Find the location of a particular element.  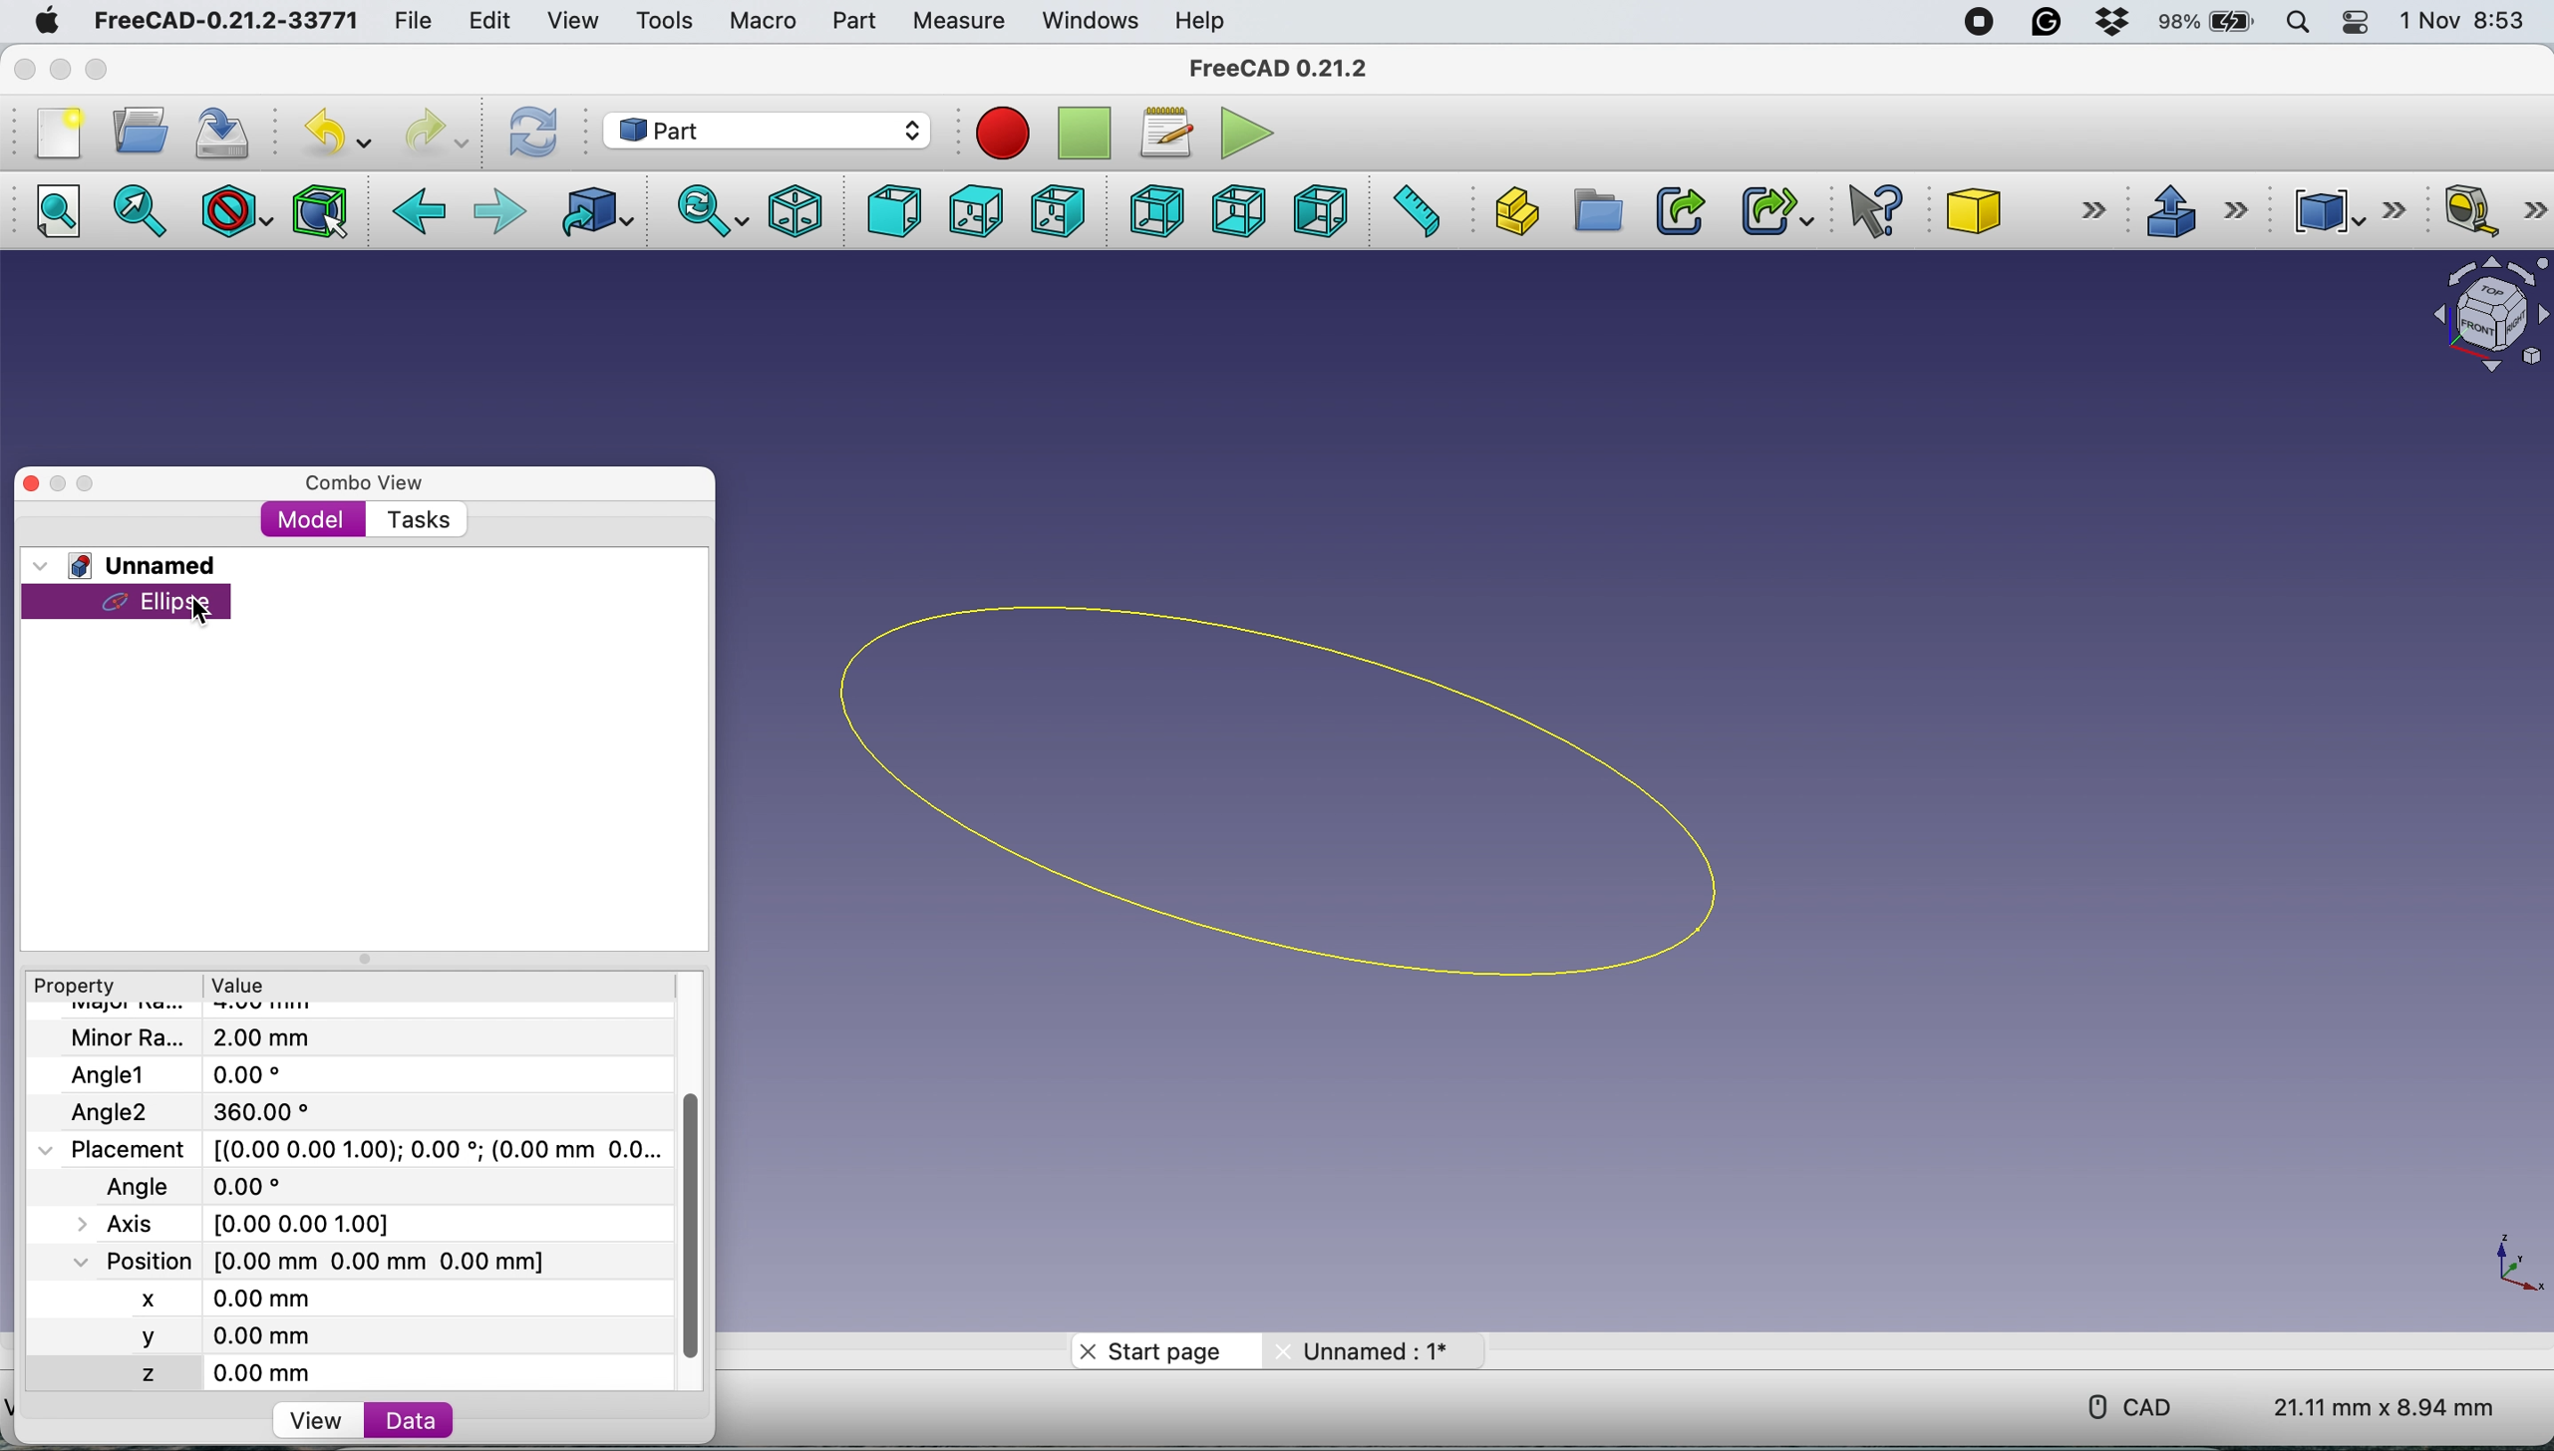

macro is located at coordinates (762, 22).